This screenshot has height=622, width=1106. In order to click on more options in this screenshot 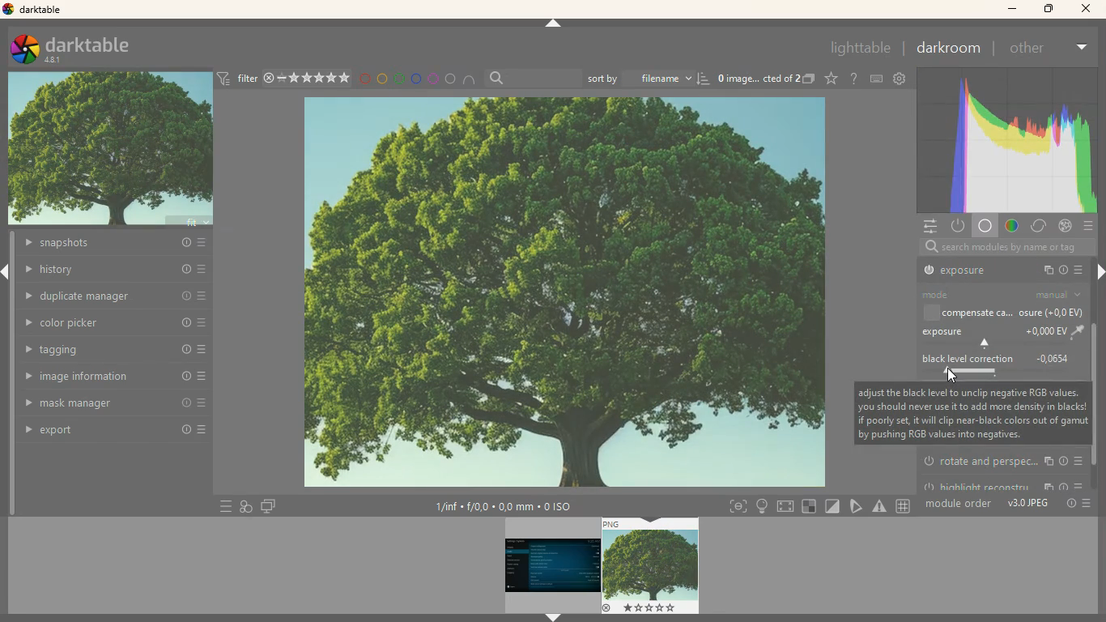, I will do `click(1088, 504)`.